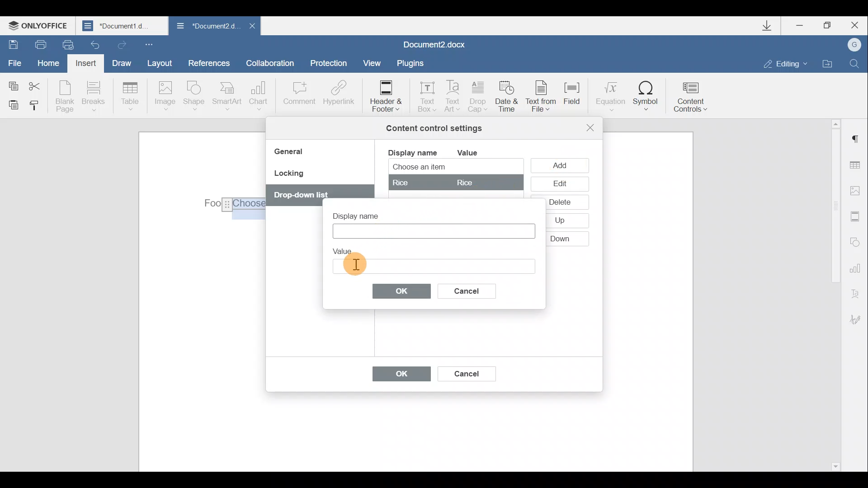  Describe the element at coordinates (559, 184) in the screenshot. I see `Edit` at that location.